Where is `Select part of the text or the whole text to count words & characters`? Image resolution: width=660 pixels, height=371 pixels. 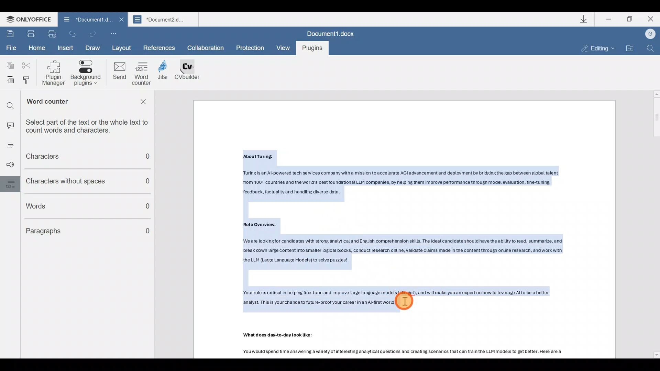 Select part of the text or the whole text to count words & characters is located at coordinates (91, 126).